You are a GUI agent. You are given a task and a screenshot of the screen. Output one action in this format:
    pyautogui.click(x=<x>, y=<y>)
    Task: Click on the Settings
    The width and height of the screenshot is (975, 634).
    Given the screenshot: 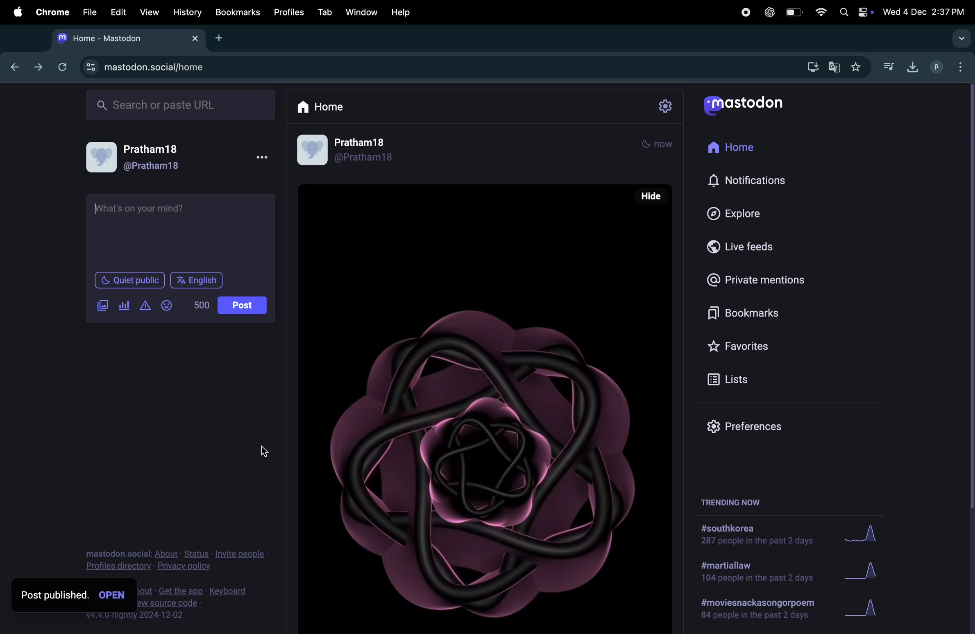 What is the action you would take?
    pyautogui.click(x=665, y=106)
    